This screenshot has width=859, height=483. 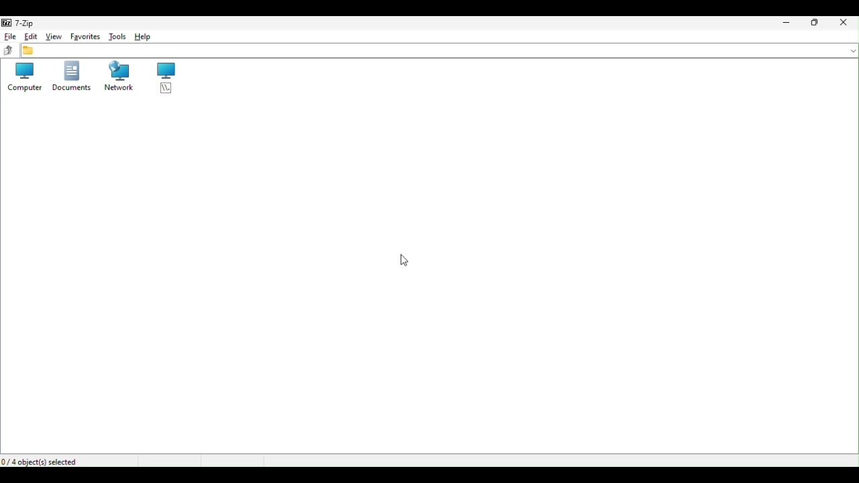 What do you see at coordinates (118, 37) in the screenshot?
I see `Tools` at bounding box center [118, 37].